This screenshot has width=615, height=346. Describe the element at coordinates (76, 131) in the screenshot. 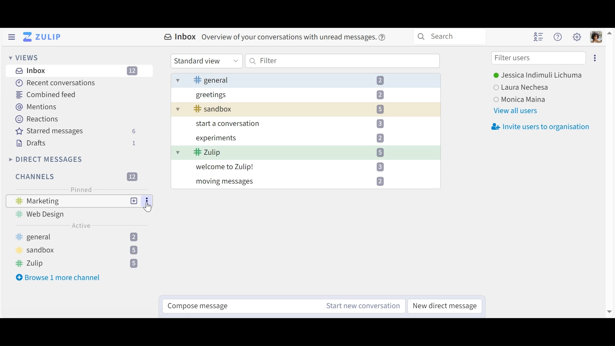

I see `Starred messages` at that location.